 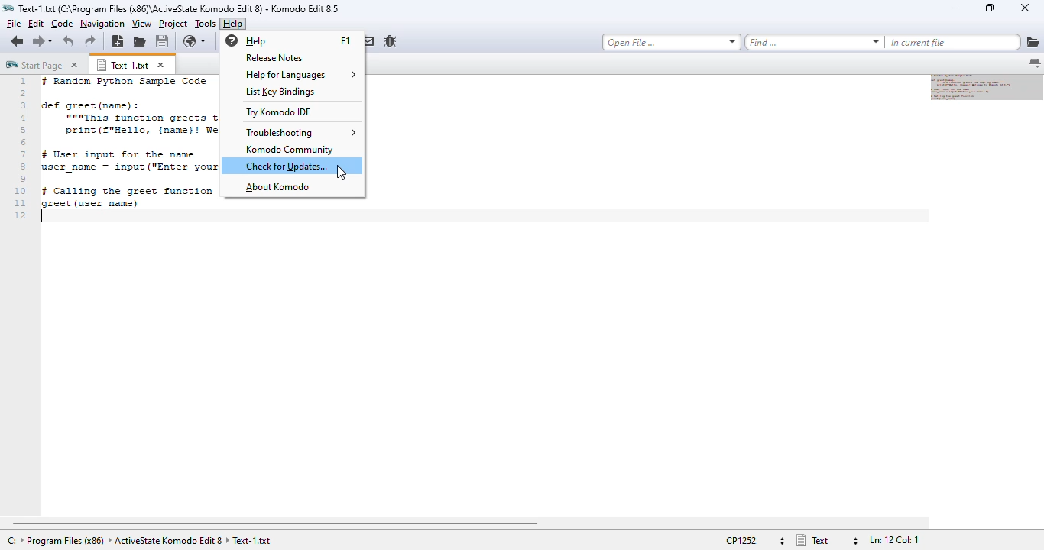 What do you see at coordinates (814, 42) in the screenshot?
I see `find` at bounding box center [814, 42].